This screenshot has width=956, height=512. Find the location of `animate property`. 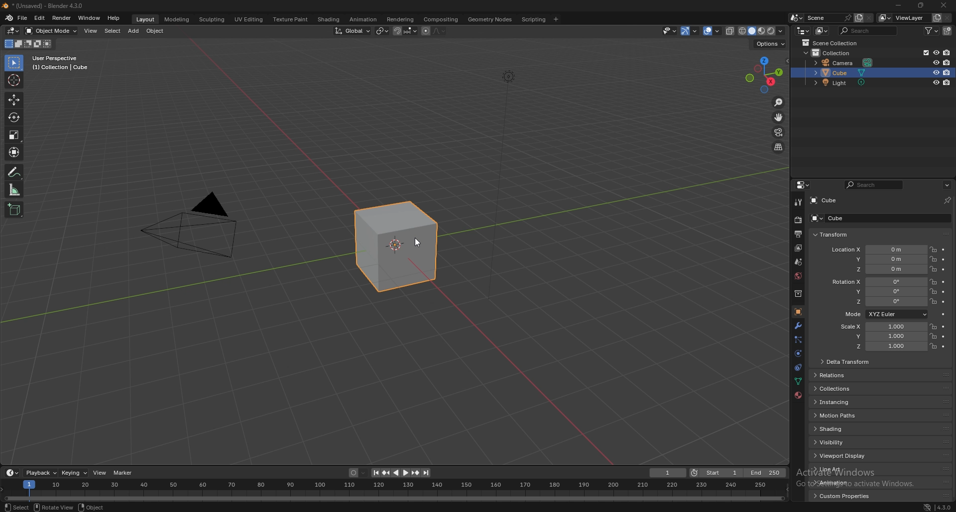

animate property is located at coordinates (944, 259).